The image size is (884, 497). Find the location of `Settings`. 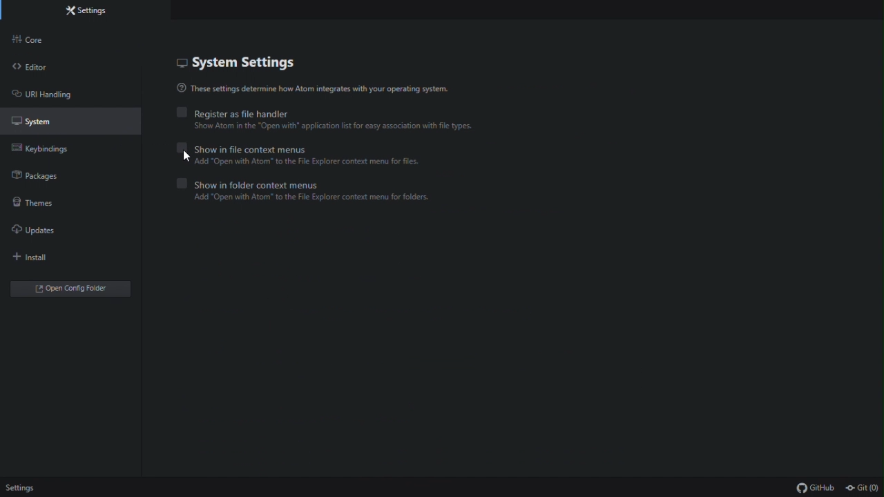

Settings is located at coordinates (93, 10).